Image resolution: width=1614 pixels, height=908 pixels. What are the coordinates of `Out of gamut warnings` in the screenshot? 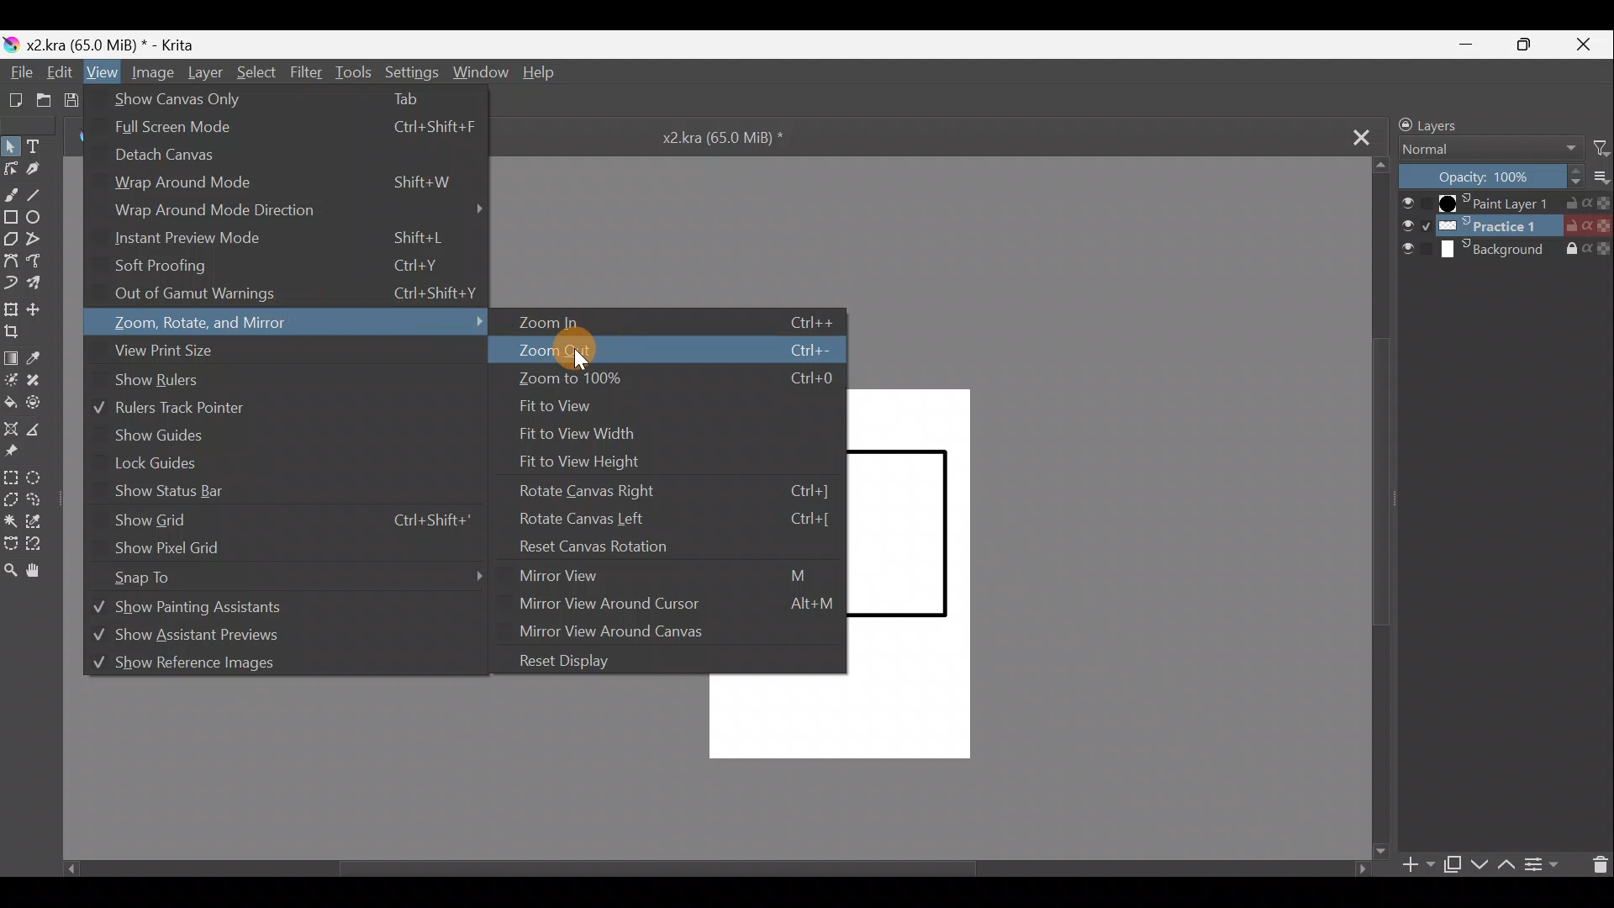 It's located at (298, 296).